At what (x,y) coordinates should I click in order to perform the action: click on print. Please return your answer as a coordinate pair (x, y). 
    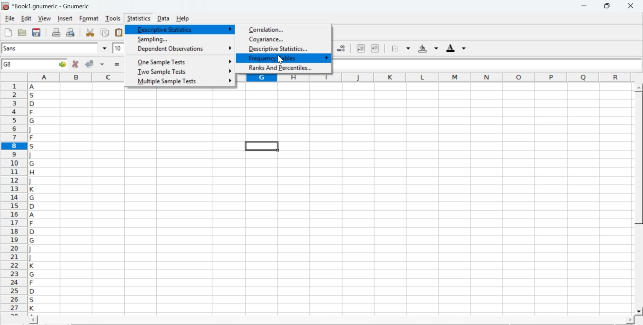
    Looking at the image, I should click on (56, 32).